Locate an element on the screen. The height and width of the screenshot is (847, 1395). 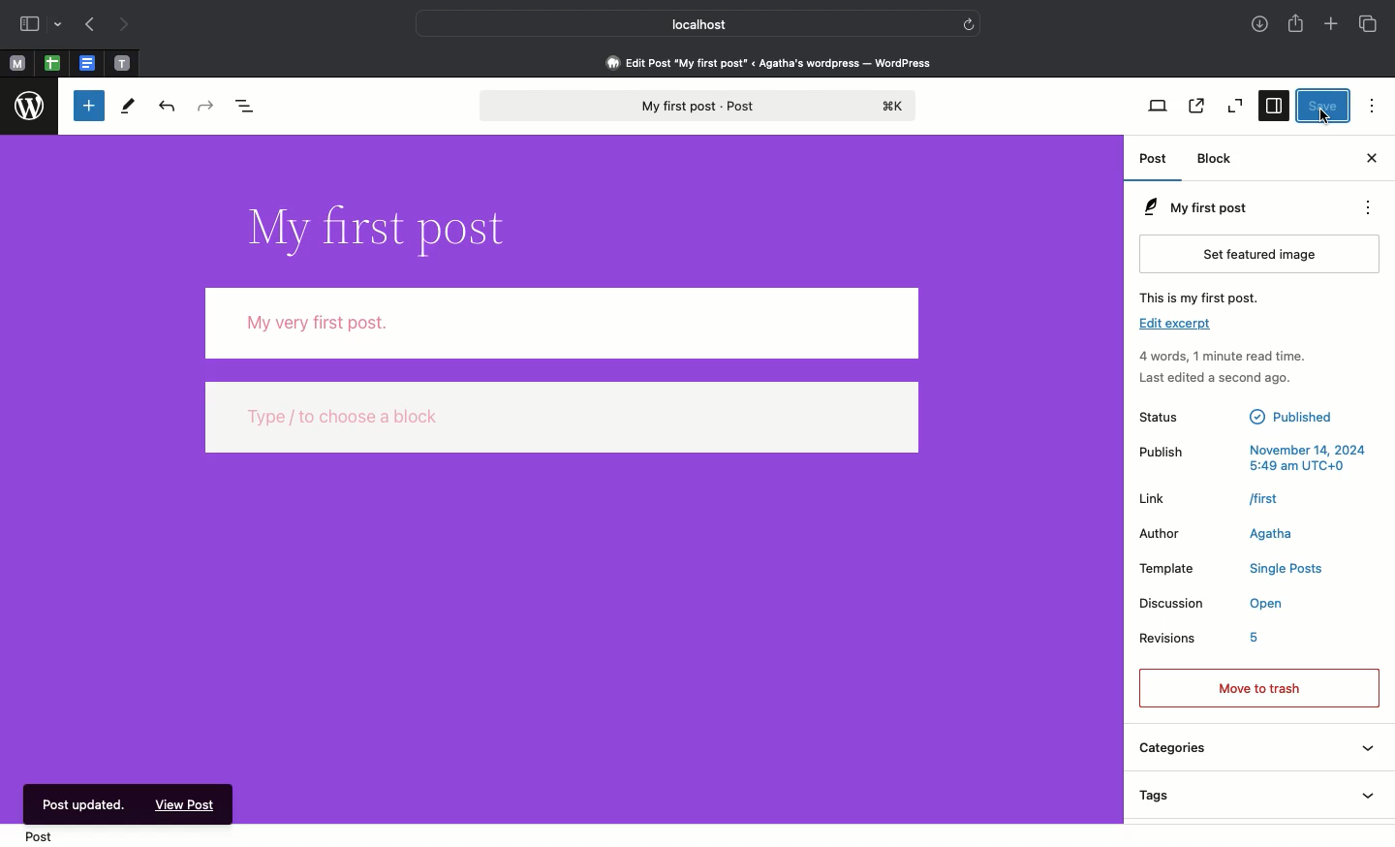
My first post is located at coordinates (1193, 207).